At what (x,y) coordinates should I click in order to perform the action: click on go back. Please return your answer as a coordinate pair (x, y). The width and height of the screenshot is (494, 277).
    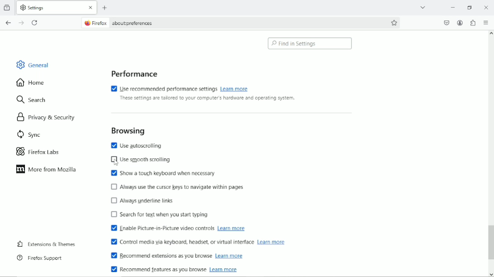
    Looking at the image, I should click on (8, 22).